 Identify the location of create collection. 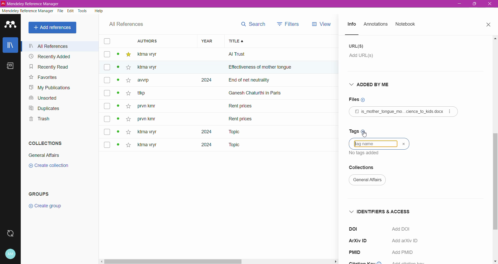
(52, 167).